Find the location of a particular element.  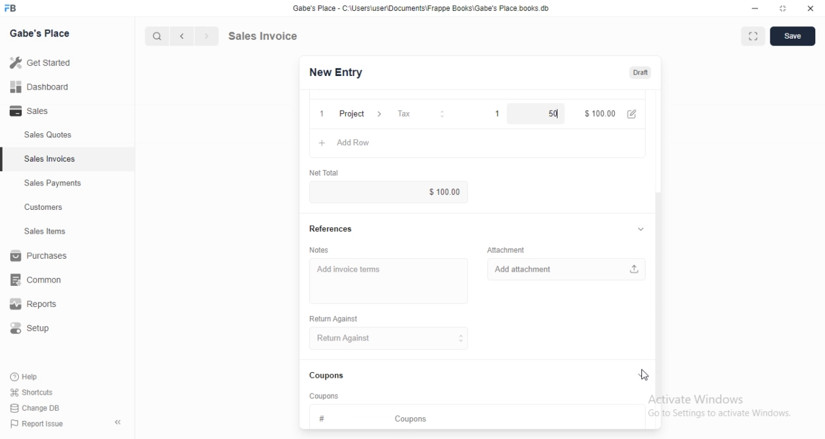

$100.00 is located at coordinates (599, 113).